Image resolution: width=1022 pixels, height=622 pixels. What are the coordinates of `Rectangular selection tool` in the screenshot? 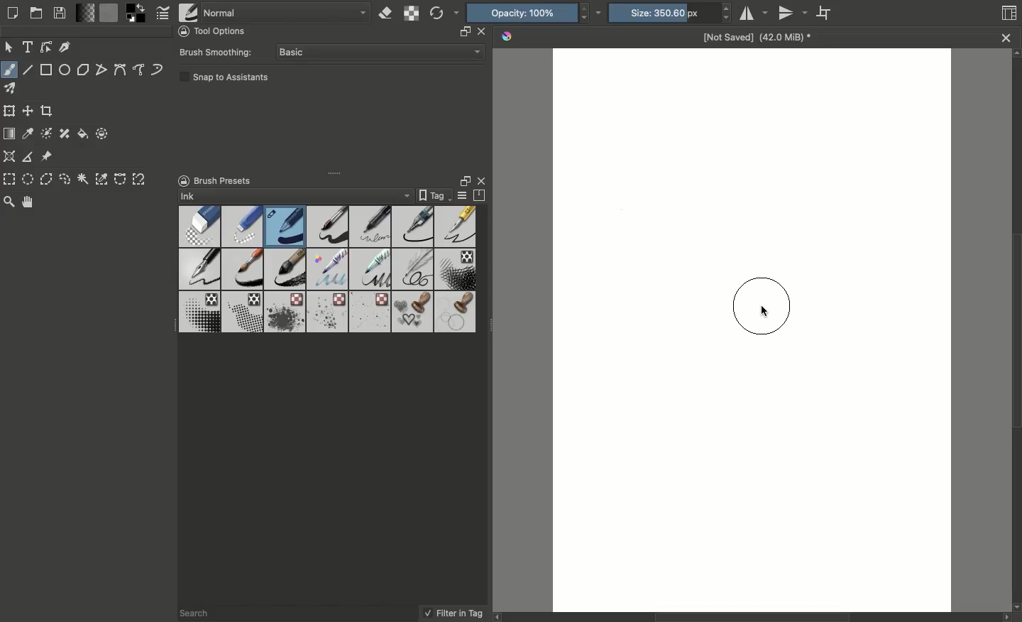 It's located at (11, 179).